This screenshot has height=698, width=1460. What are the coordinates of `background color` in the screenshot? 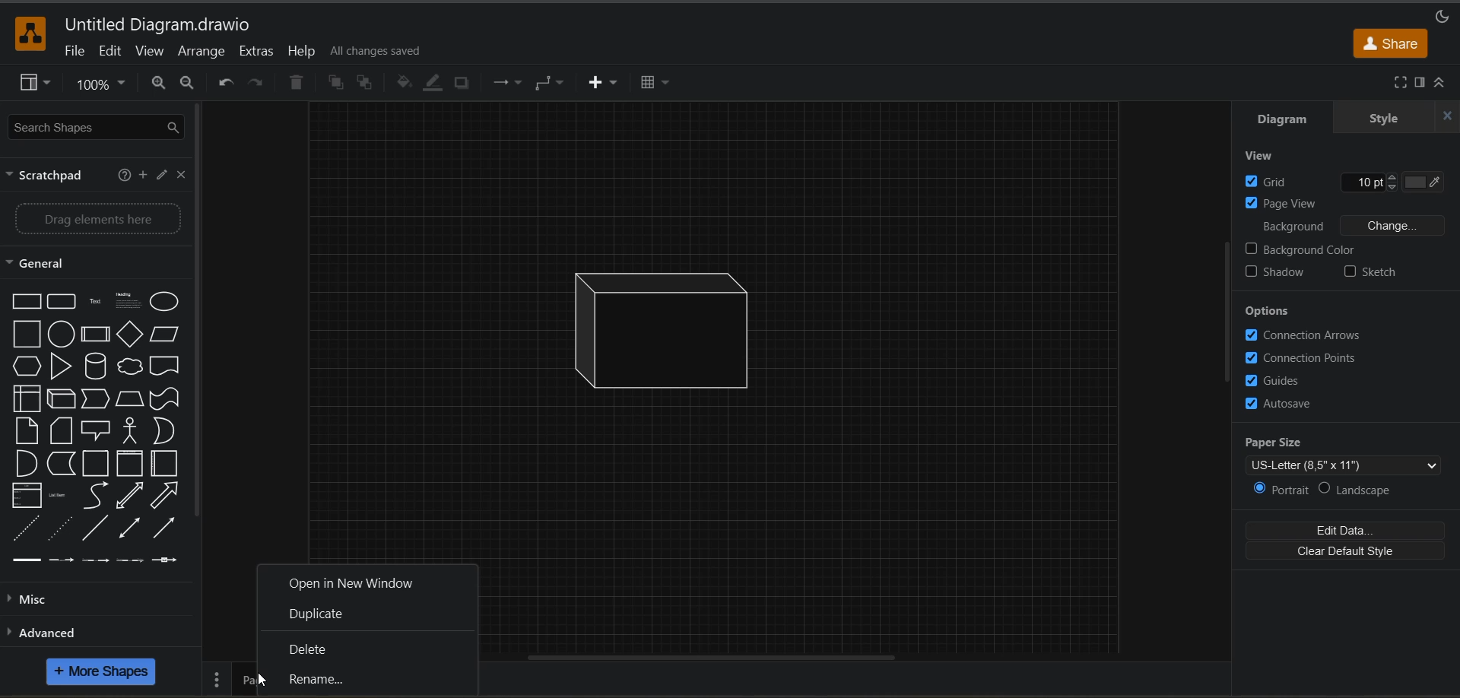 It's located at (1352, 249).